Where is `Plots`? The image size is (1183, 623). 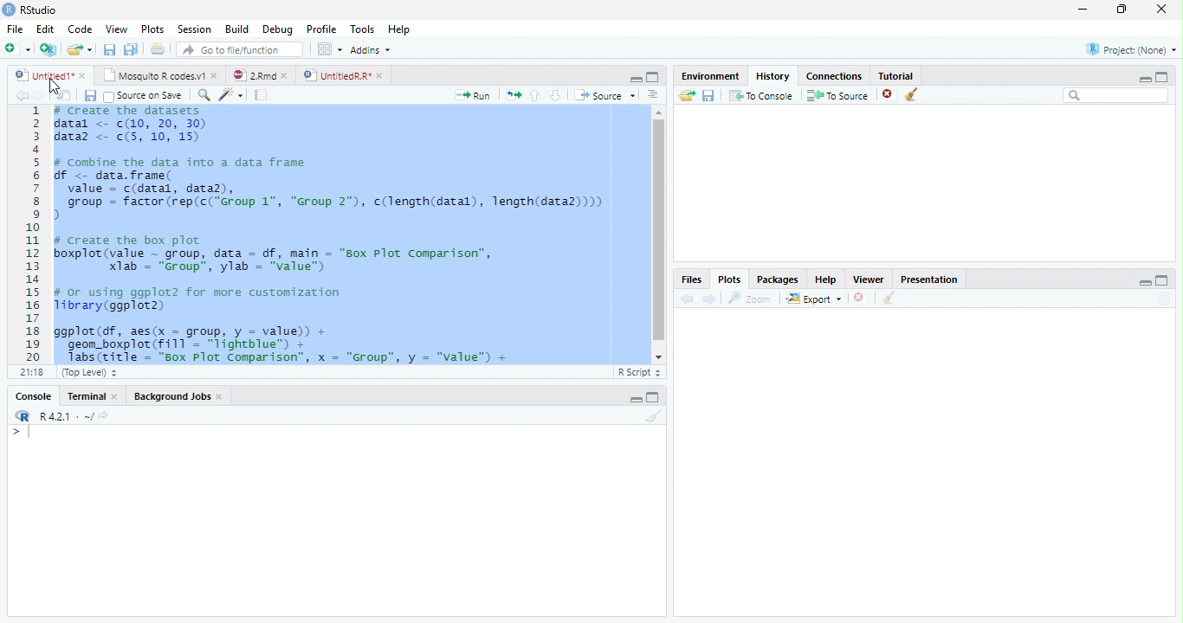
Plots is located at coordinates (151, 29).